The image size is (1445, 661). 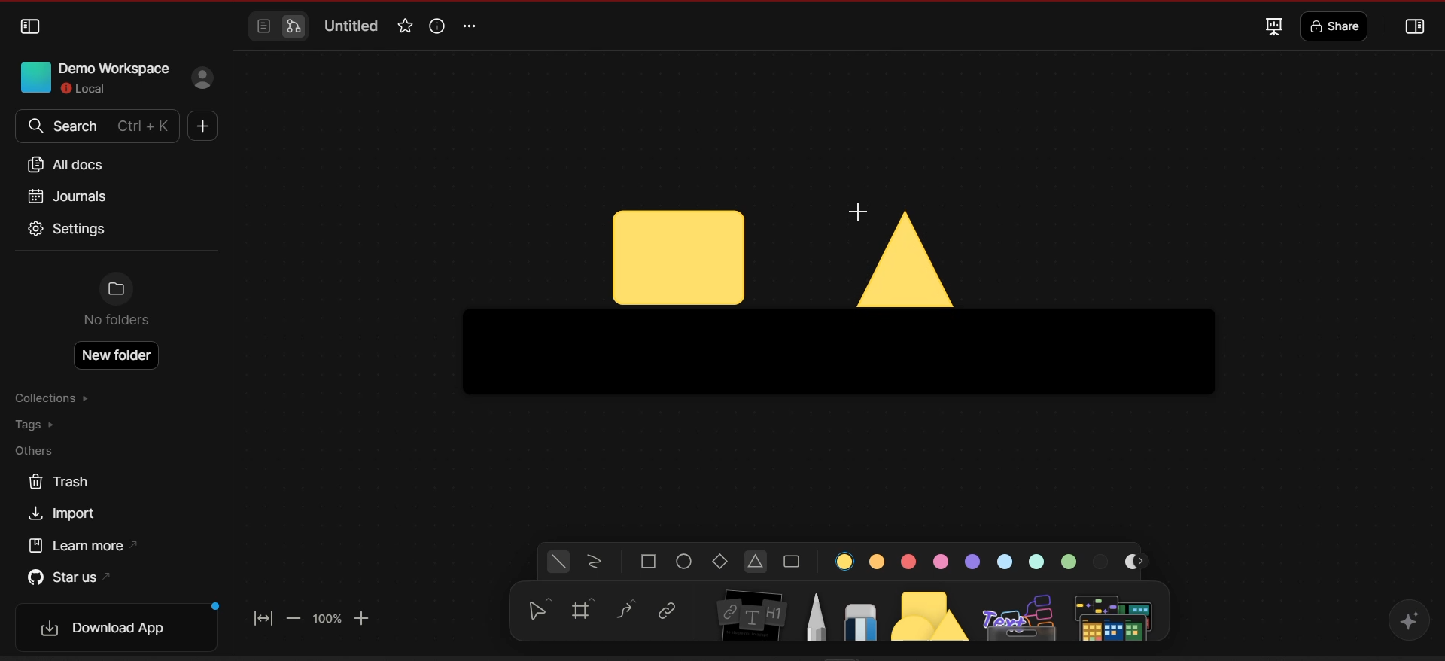 I want to click on link, so click(x=667, y=611).